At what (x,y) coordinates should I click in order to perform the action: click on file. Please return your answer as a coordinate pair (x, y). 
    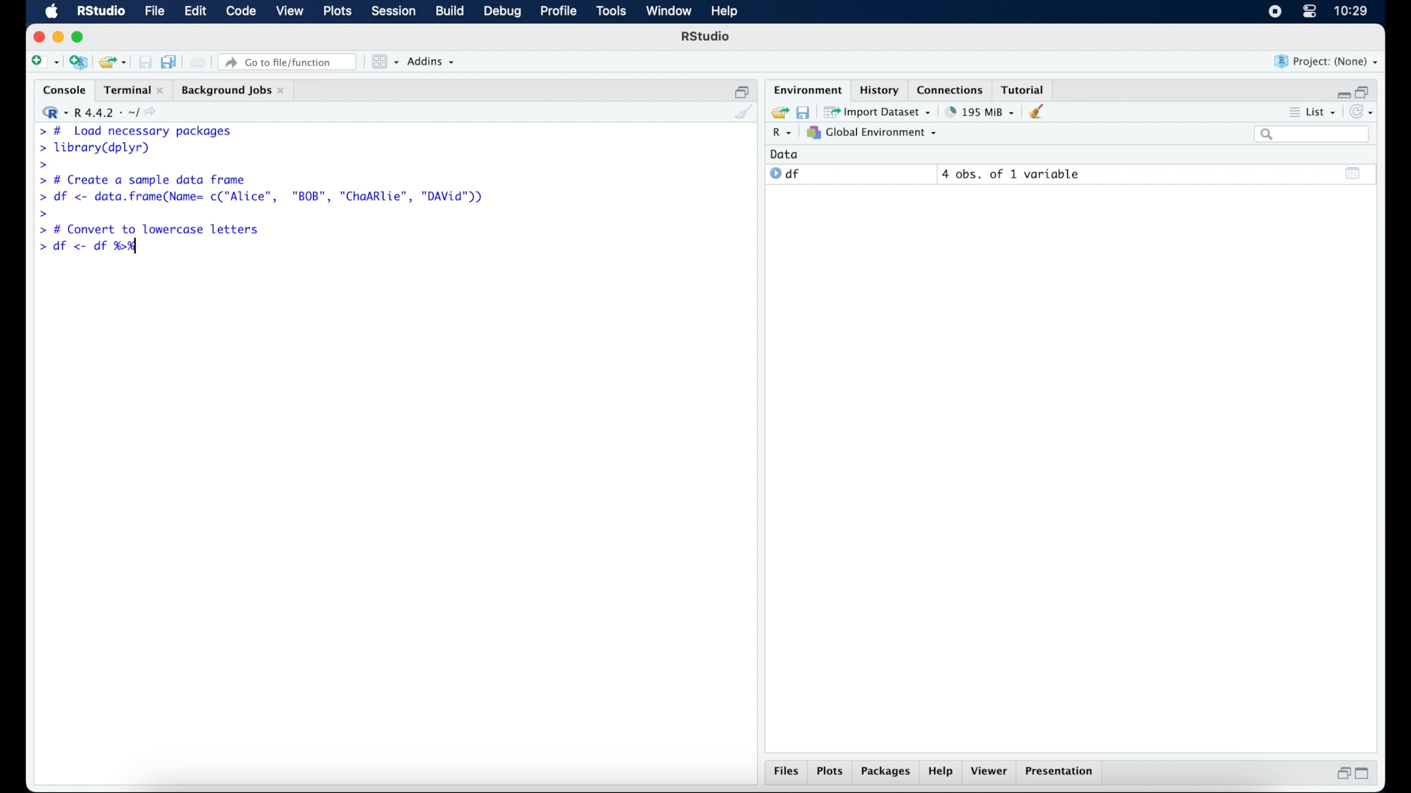
    Looking at the image, I should click on (153, 12).